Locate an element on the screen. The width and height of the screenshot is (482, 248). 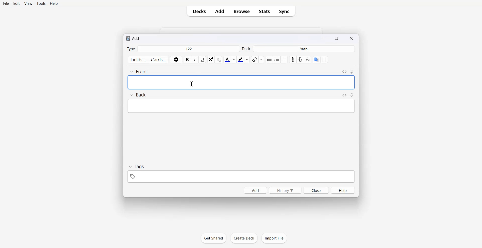
Toggle HTML Editor is located at coordinates (343, 95).